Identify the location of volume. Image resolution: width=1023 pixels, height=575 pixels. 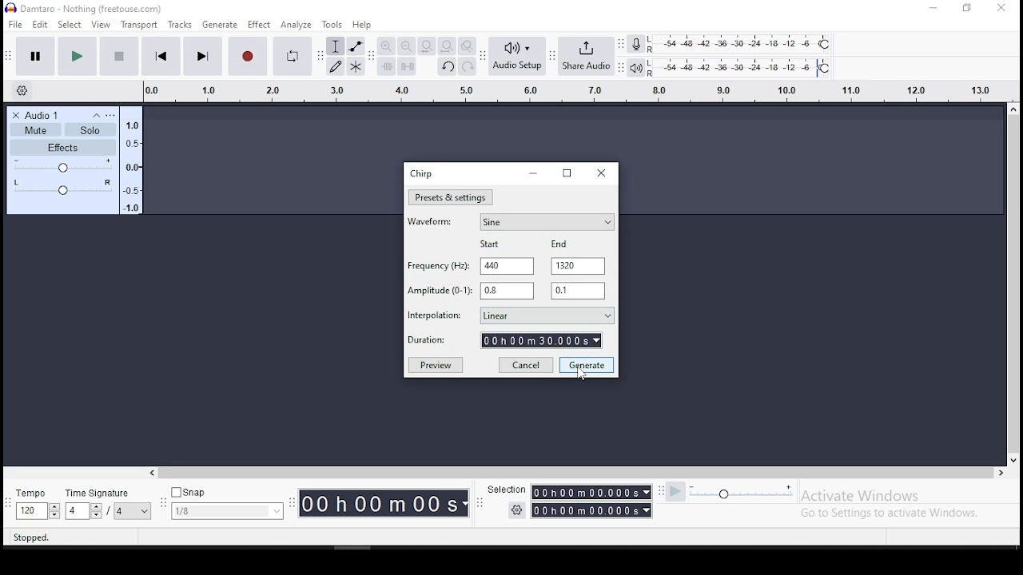
(64, 165).